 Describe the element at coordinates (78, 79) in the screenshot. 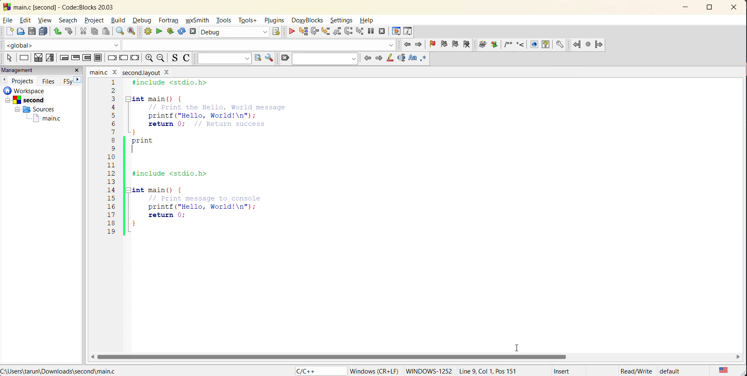

I see `next` at that location.